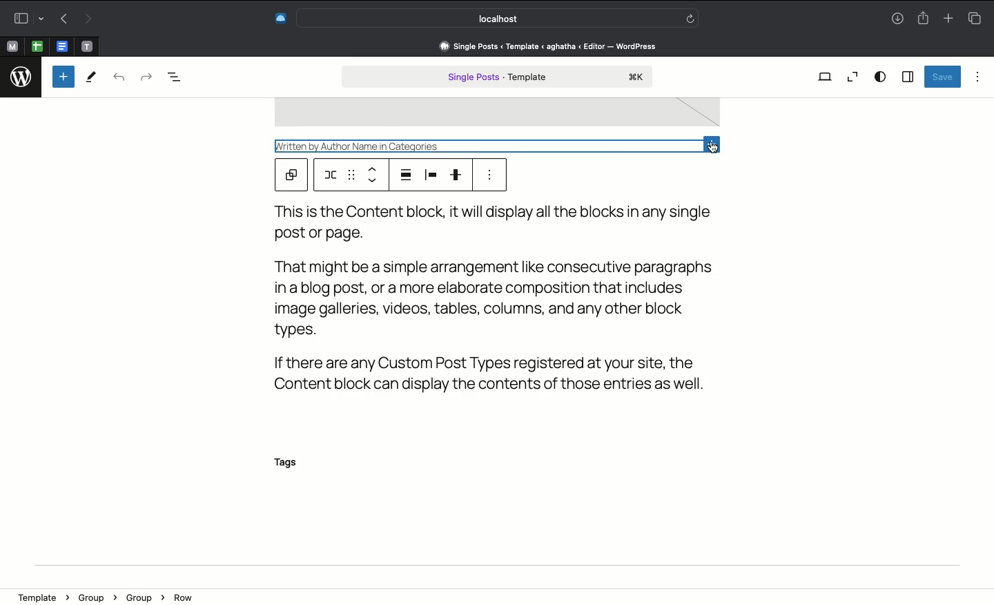 The height and width of the screenshot is (605, 994). What do you see at coordinates (89, 19) in the screenshot?
I see `Forward` at bounding box center [89, 19].